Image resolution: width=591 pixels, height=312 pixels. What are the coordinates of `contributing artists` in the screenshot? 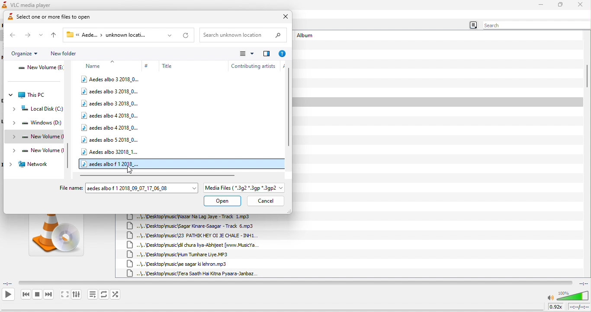 It's located at (253, 65).